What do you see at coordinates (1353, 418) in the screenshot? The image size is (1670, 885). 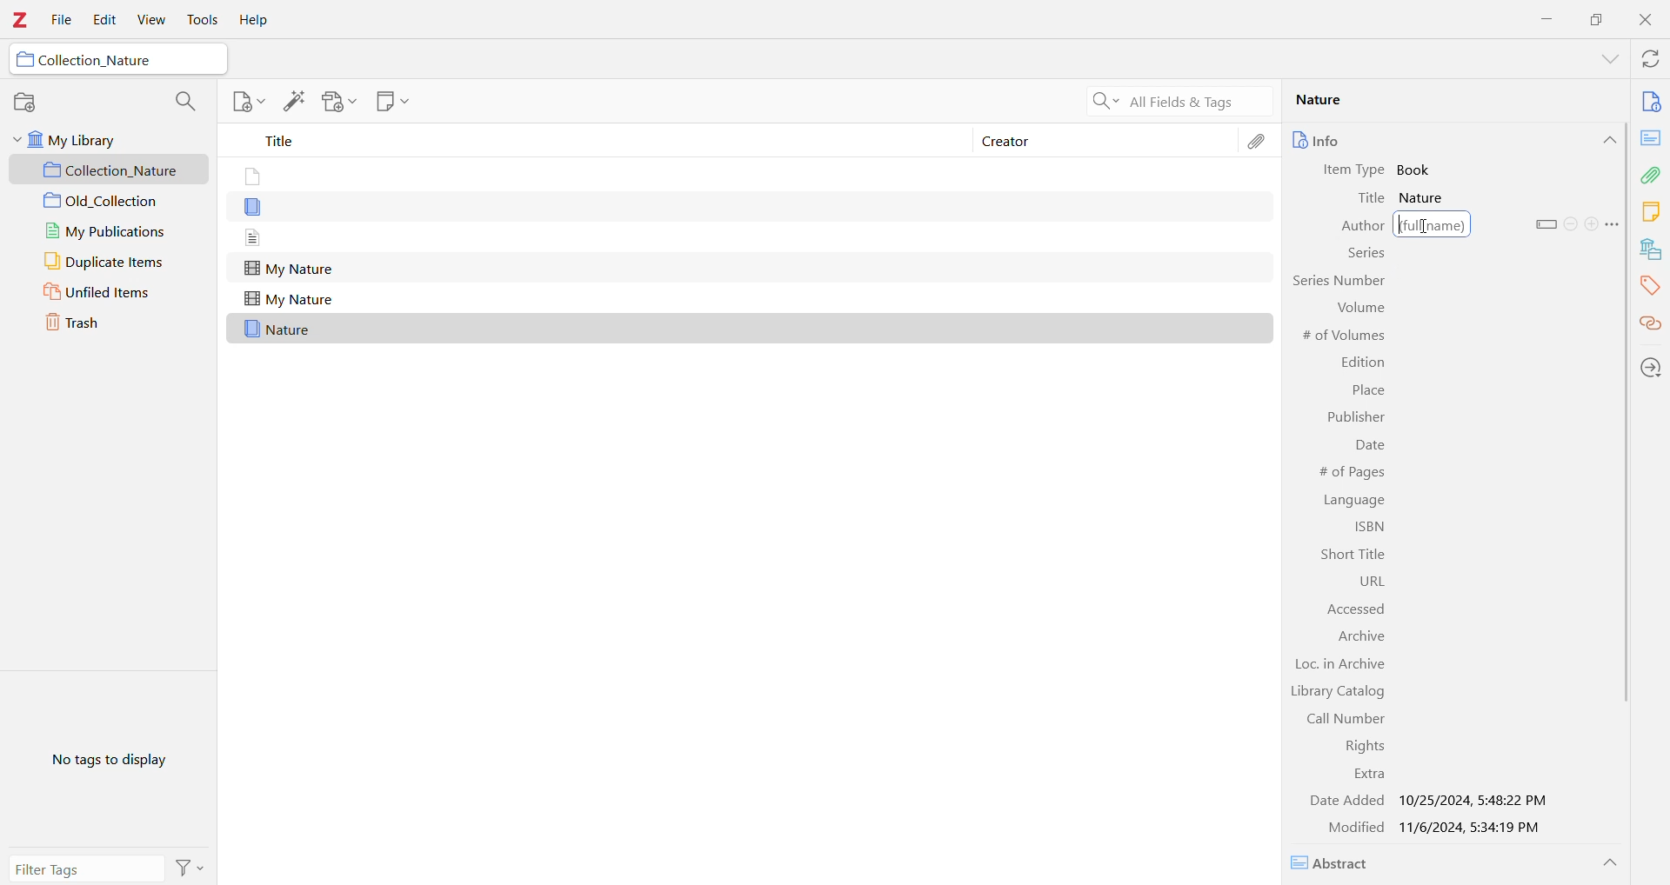 I see `Publisher` at bounding box center [1353, 418].